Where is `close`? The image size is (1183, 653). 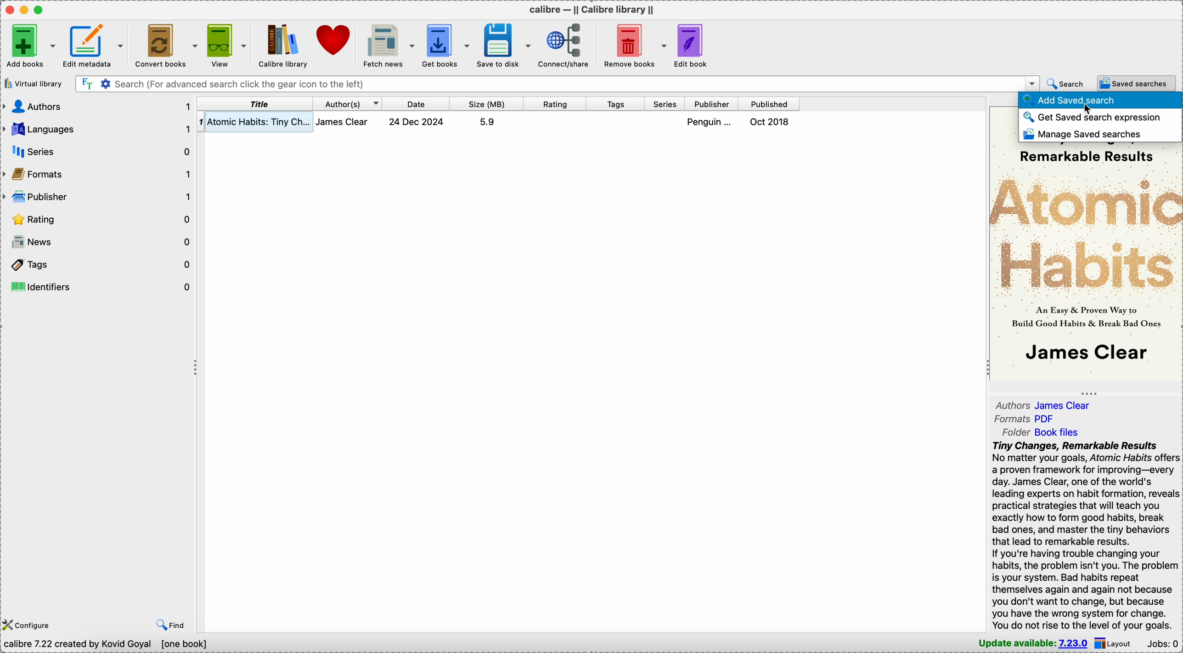 close is located at coordinates (9, 9).